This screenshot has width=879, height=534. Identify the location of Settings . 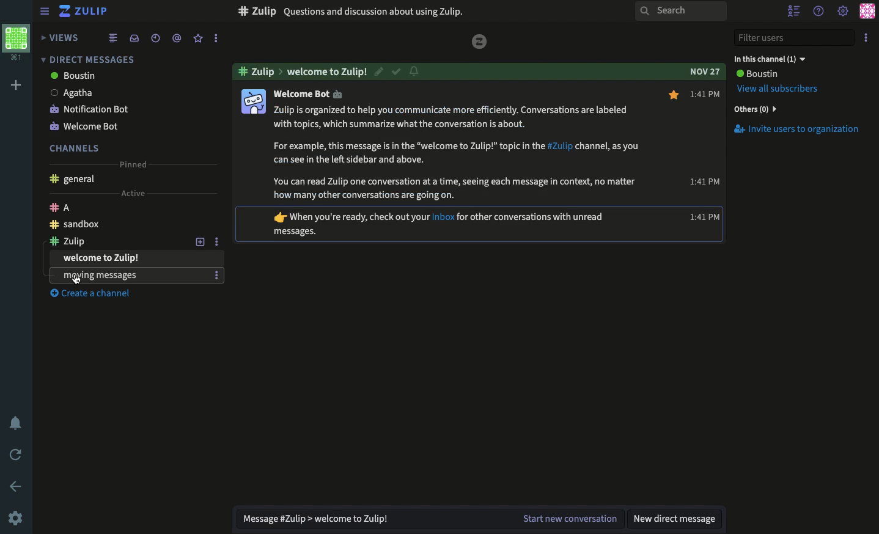
(842, 12).